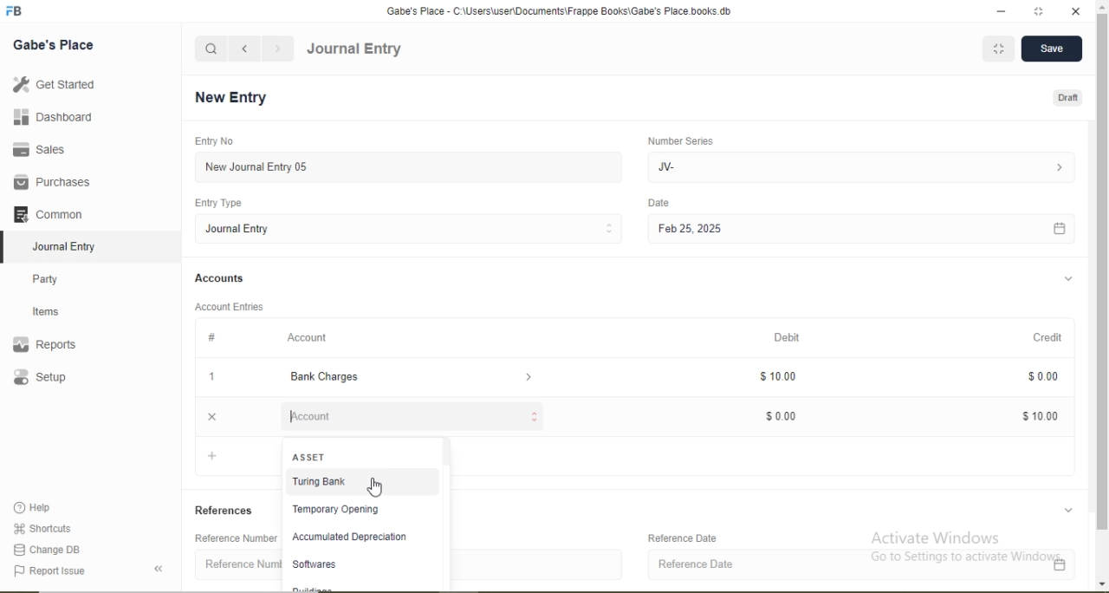  Describe the element at coordinates (312, 457) in the screenshot. I see `ASSET` at that location.